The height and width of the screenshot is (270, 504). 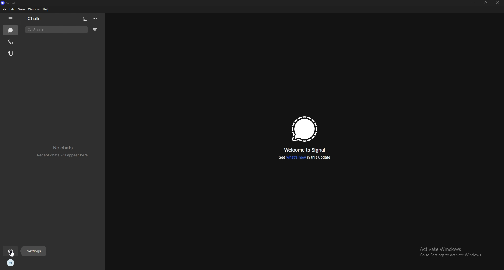 What do you see at coordinates (4, 9) in the screenshot?
I see `file` at bounding box center [4, 9].